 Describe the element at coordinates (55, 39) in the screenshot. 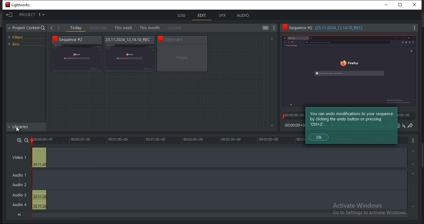

I see `bookmark` at that location.